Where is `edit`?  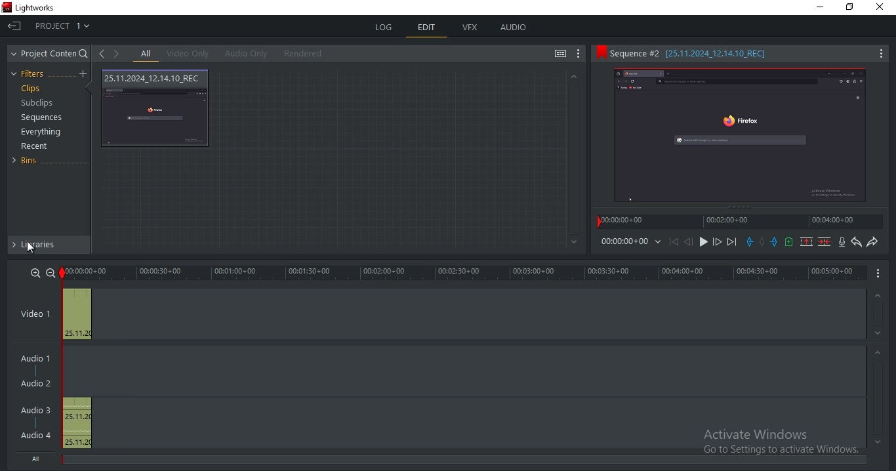 edit is located at coordinates (427, 29).